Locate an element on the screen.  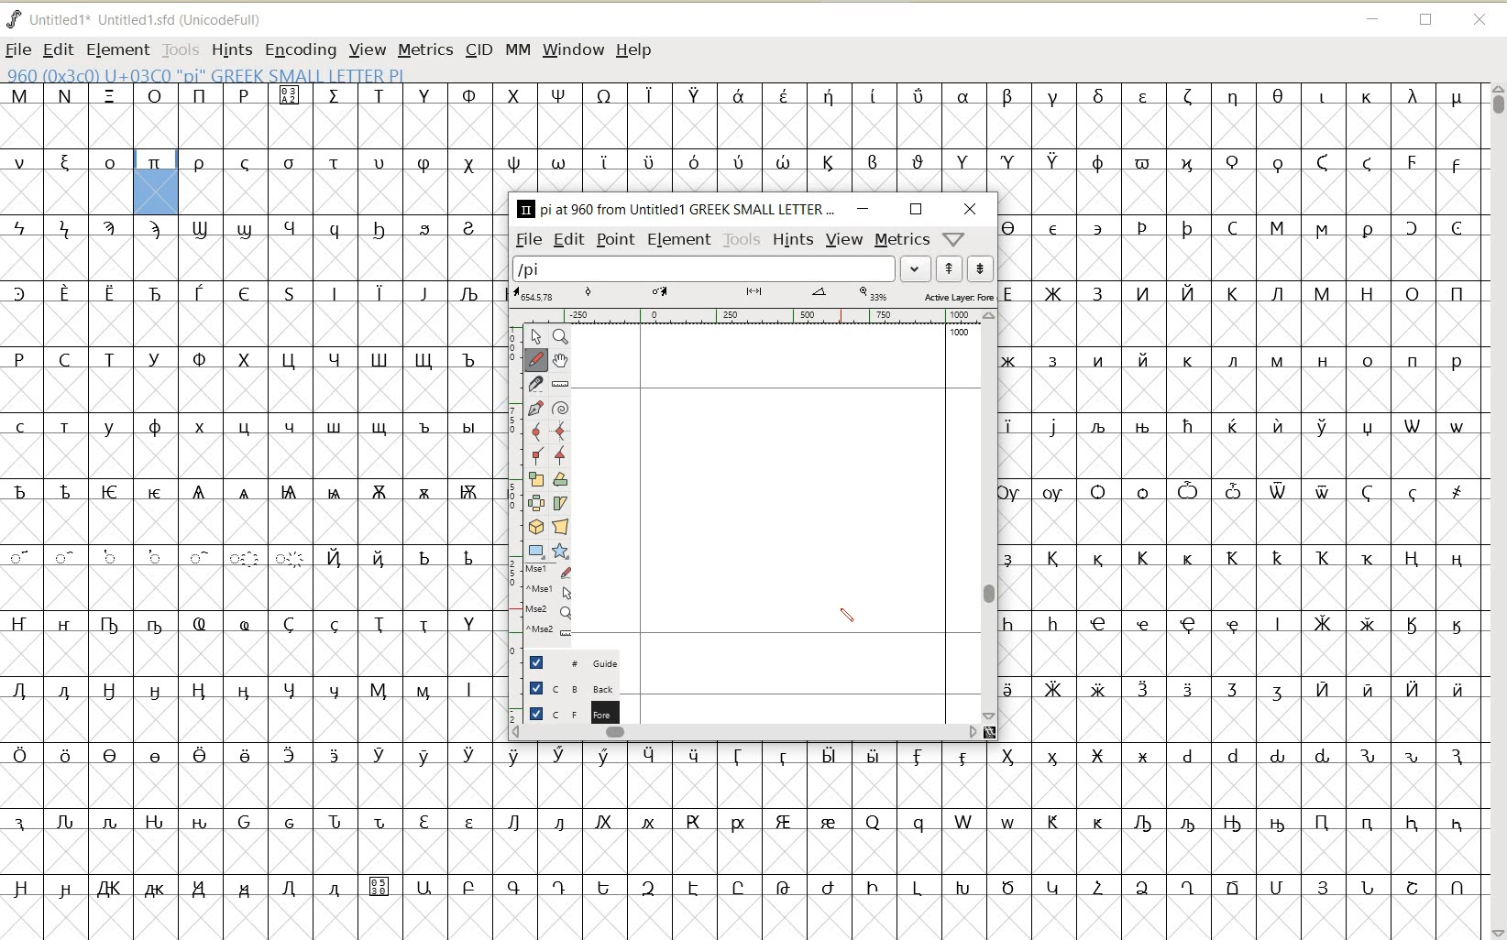
glyph name is located at coordinates (675, 207).